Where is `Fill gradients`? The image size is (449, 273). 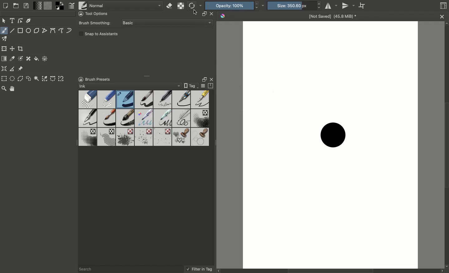
Fill gradients is located at coordinates (38, 5).